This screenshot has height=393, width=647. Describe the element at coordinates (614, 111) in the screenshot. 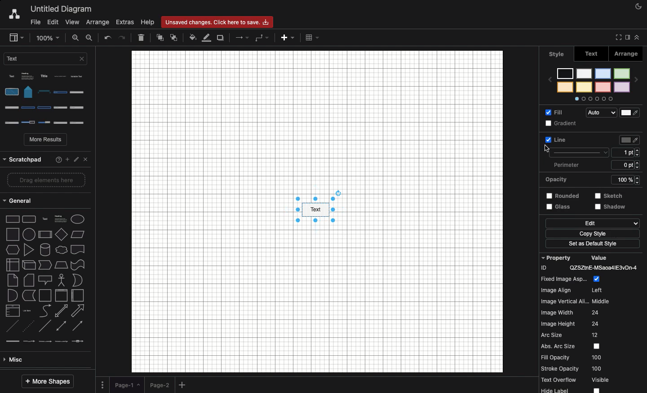

I see `Audio` at that location.